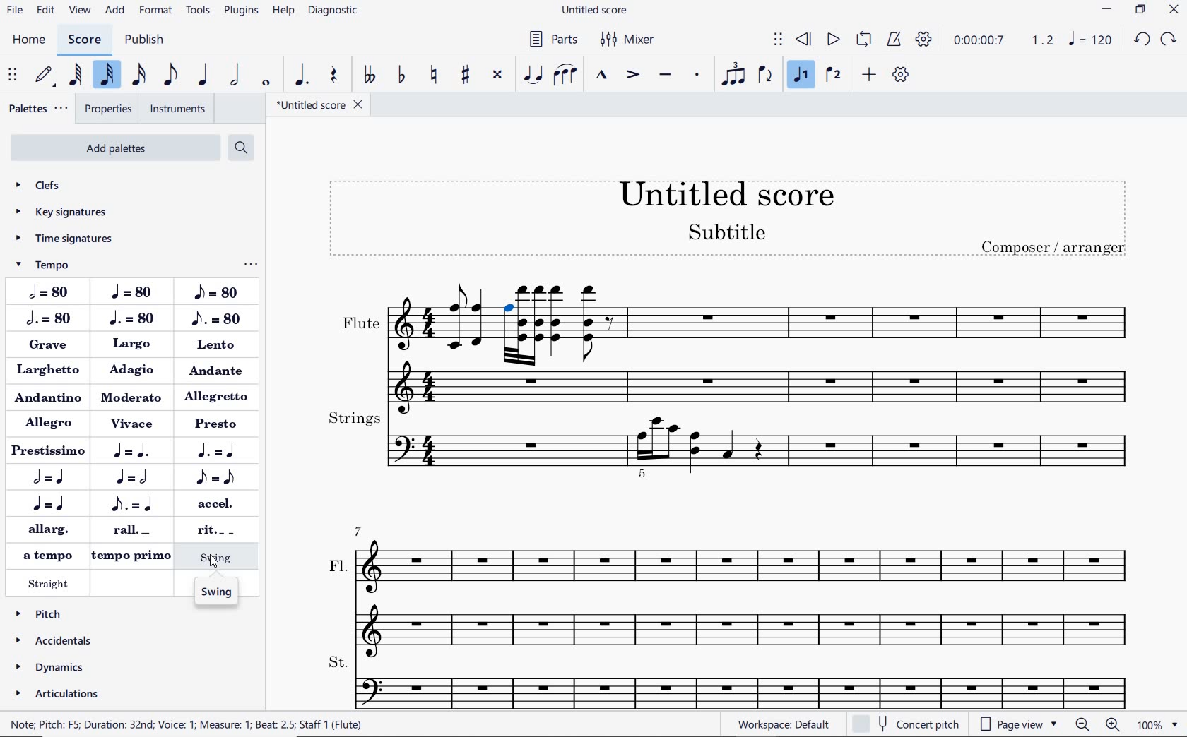  What do you see at coordinates (508, 304) in the screenshot?
I see `SELECTED` at bounding box center [508, 304].